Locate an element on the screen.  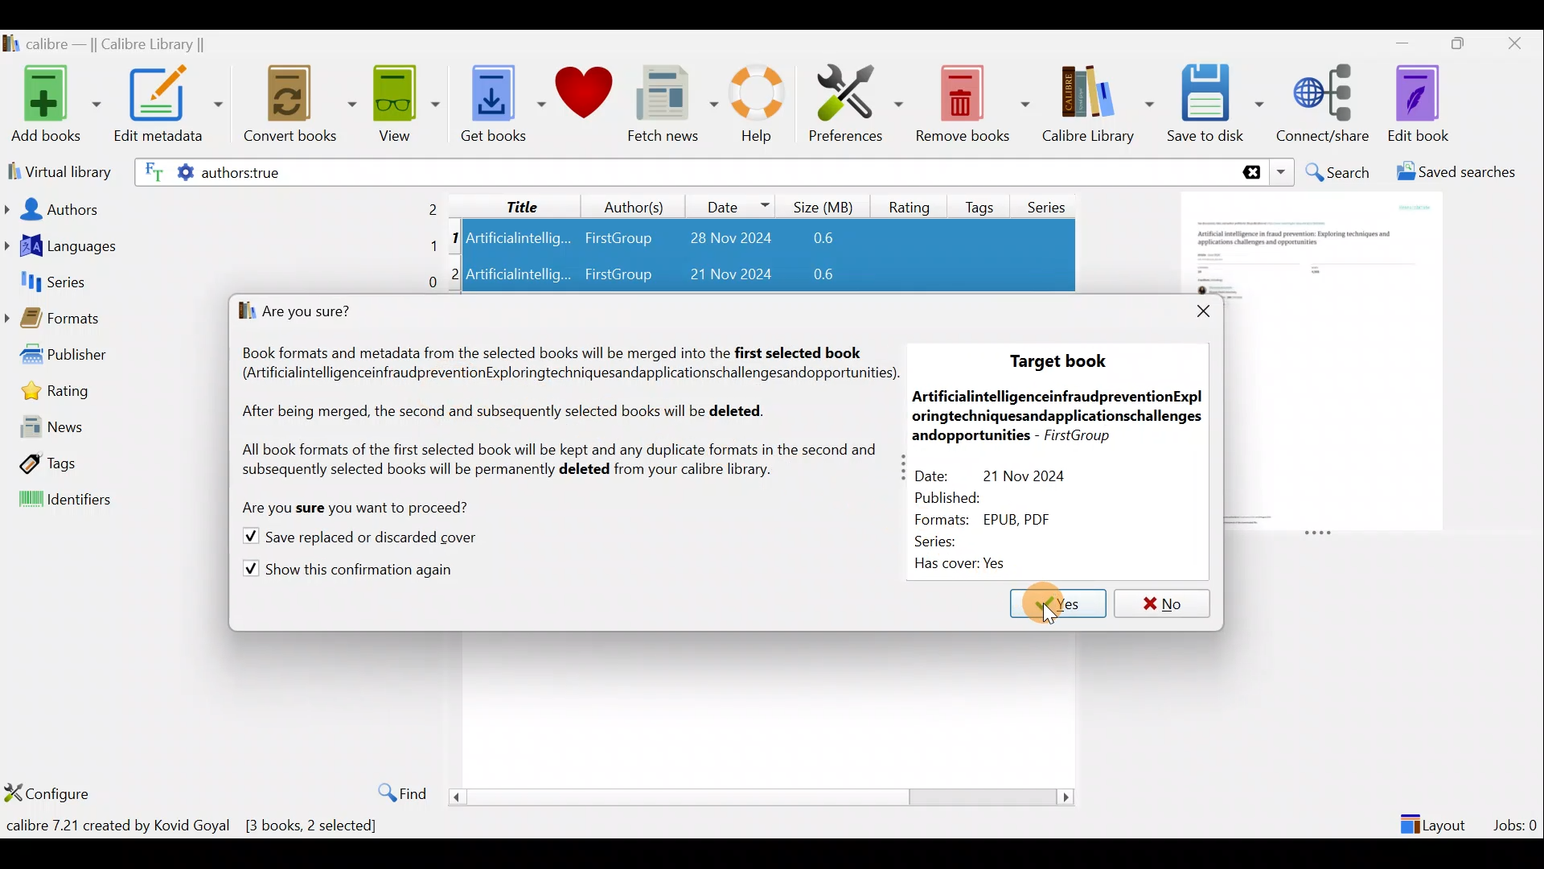
Publisher is located at coordinates (112, 358).